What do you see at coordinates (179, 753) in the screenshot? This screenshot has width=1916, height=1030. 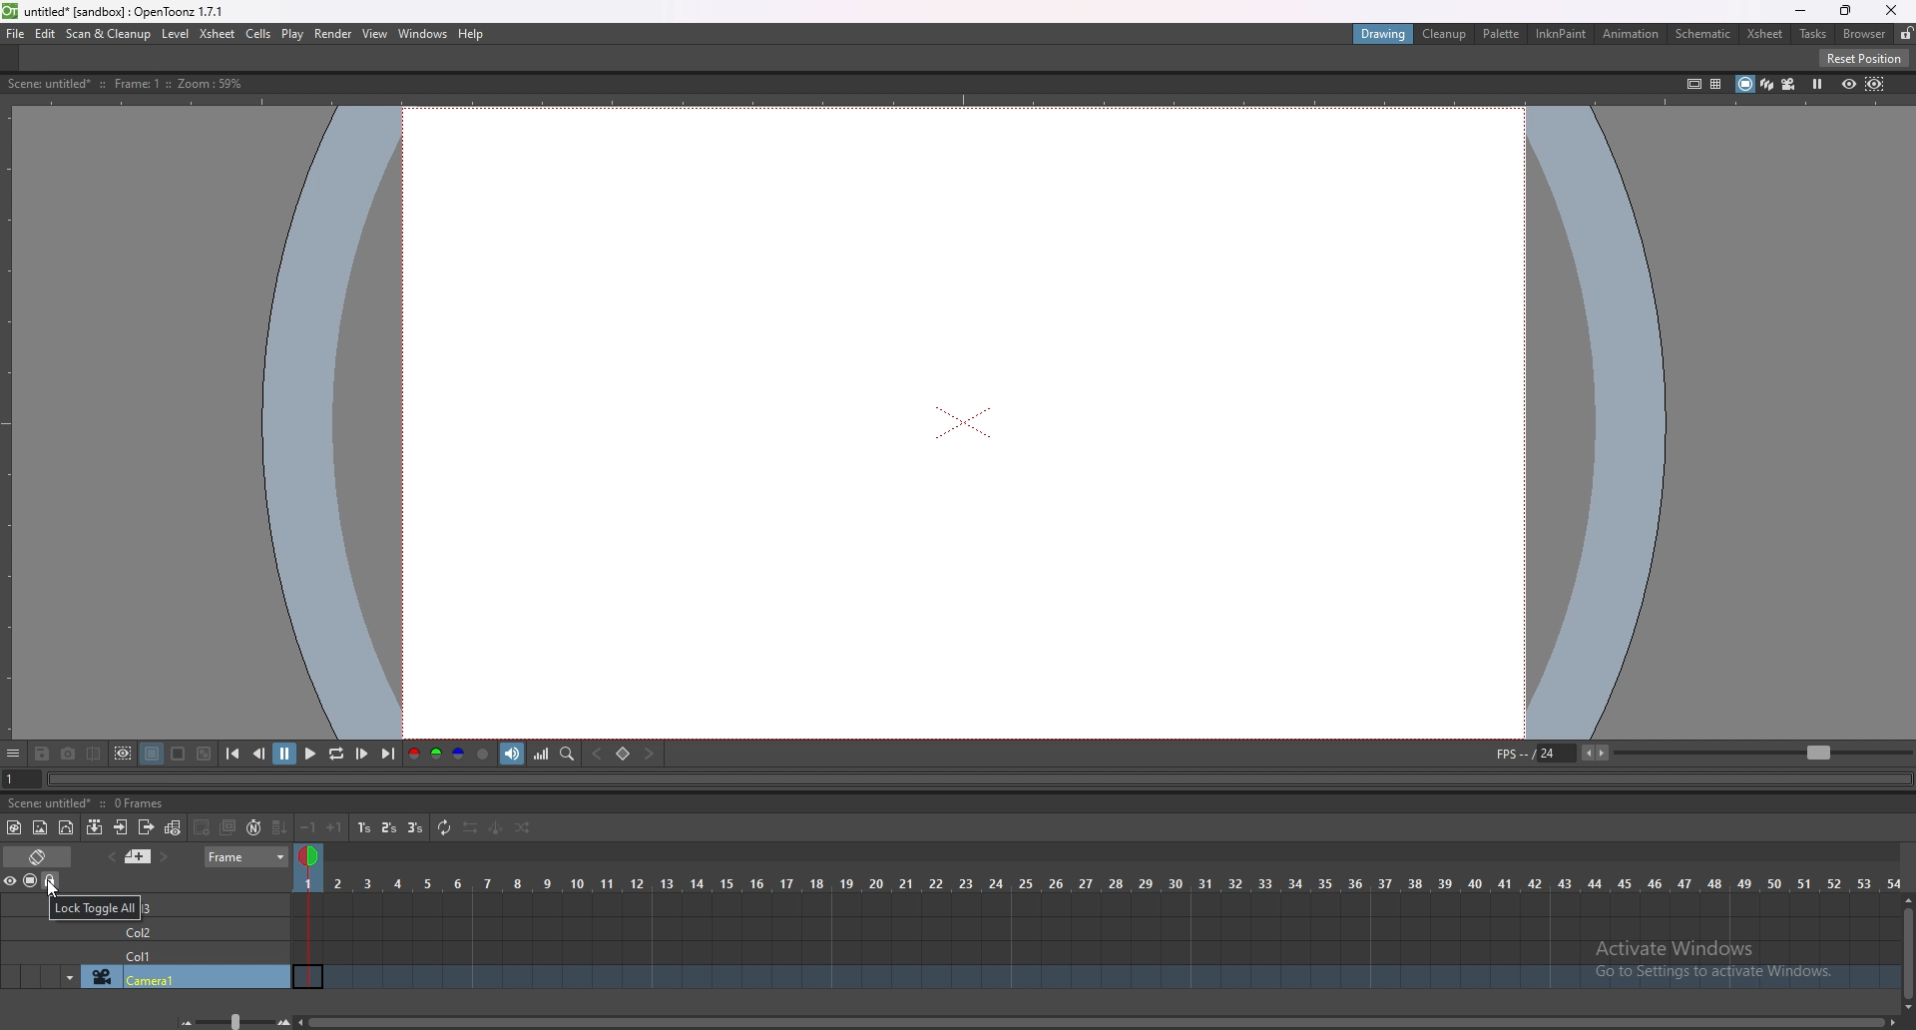 I see `white background` at bounding box center [179, 753].